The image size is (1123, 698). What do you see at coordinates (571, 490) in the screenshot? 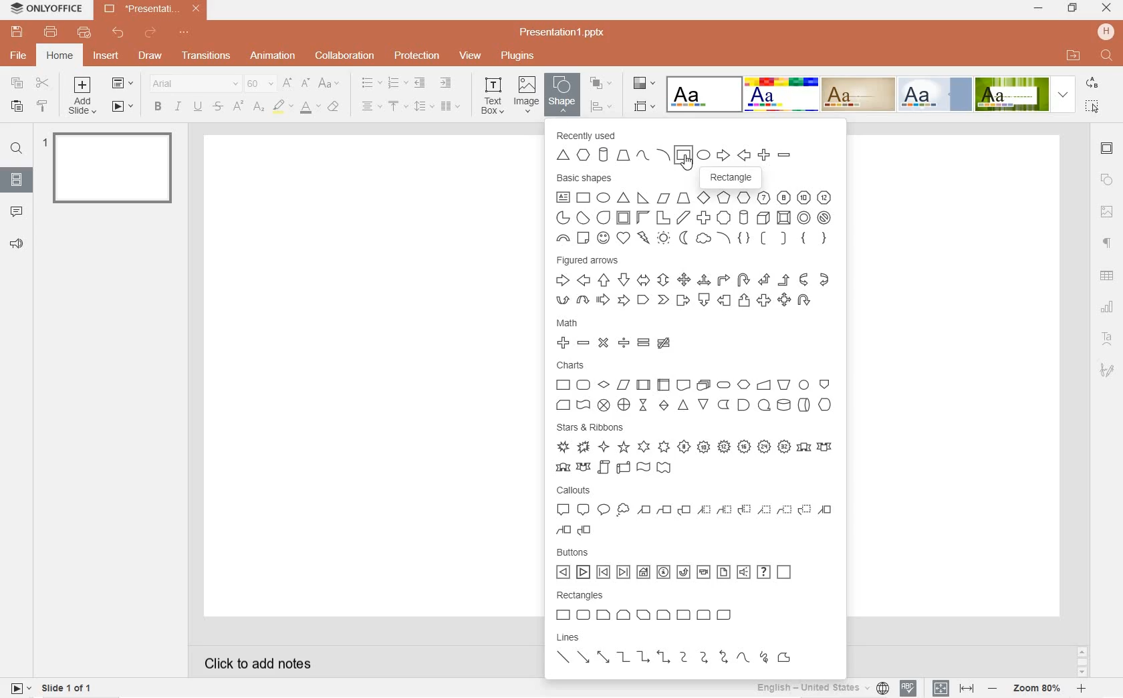
I see `callouts` at bounding box center [571, 490].